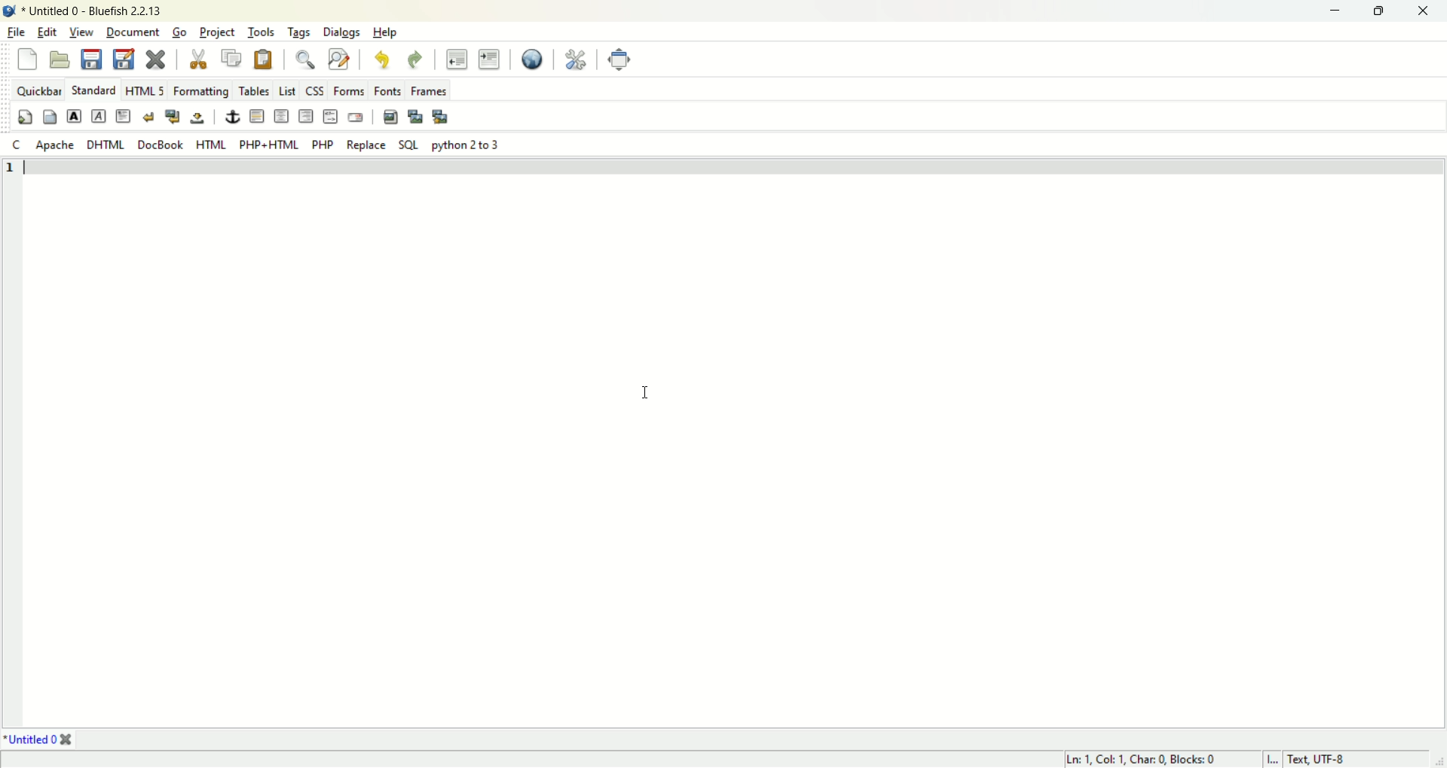 This screenshot has width=1447, height=768. I want to click on minimize, so click(1332, 10).